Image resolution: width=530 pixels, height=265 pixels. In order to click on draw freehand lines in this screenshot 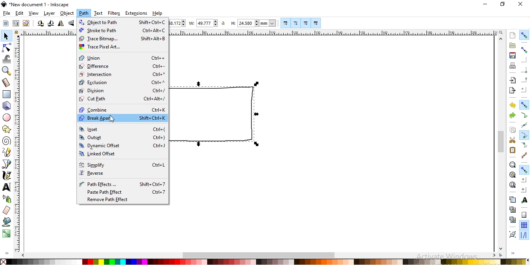, I will do `click(8, 152)`.